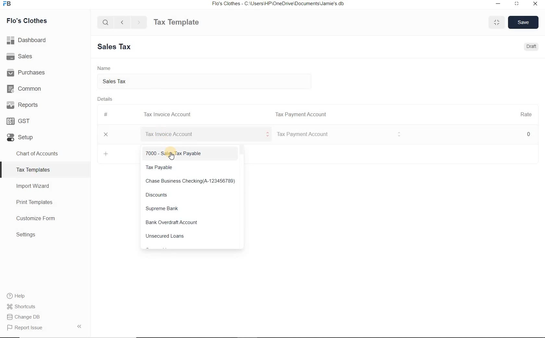  What do you see at coordinates (45, 104) in the screenshot?
I see `Reports` at bounding box center [45, 104].